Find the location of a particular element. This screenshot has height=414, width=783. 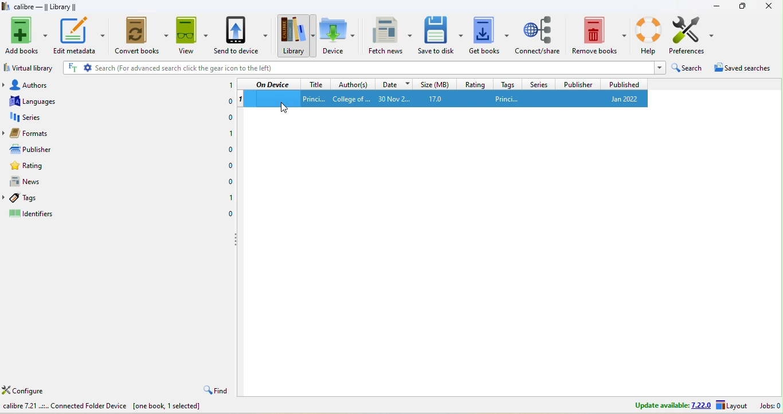

drag to collapse is located at coordinates (237, 241).